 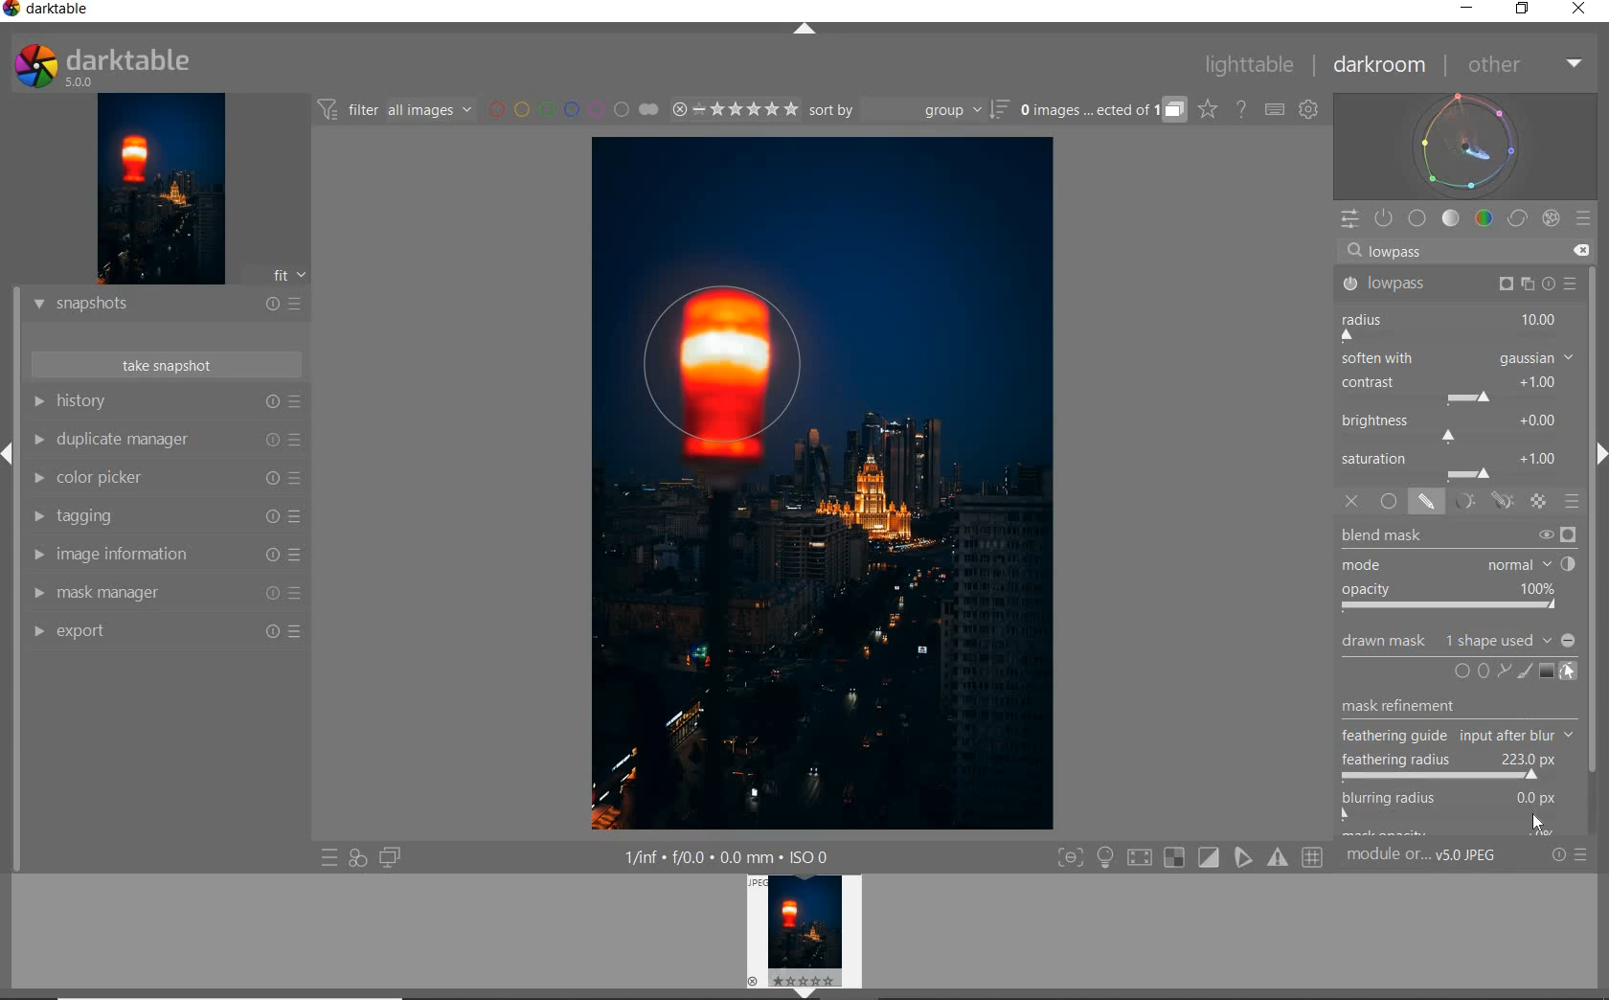 I want to click on OTHER, so click(x=1524, y=65).